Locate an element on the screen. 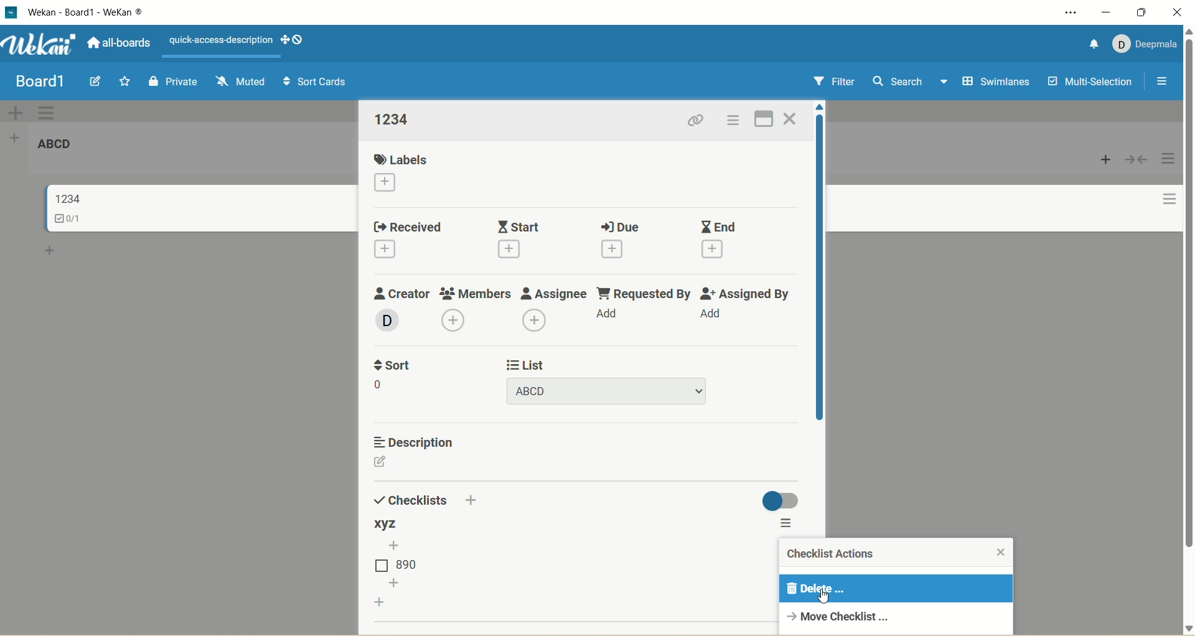 Image resolution: width=1195 pixels, height=636 pixels. List is located at coordinates (530, 364).